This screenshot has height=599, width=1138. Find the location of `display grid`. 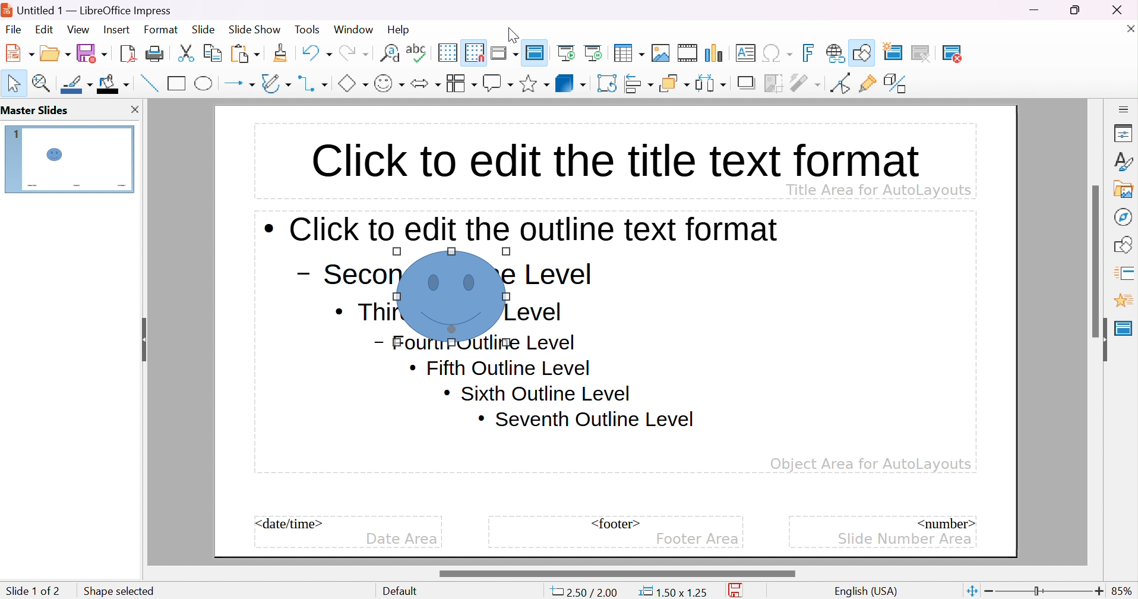

display grid is located at coordinates (447, 52).